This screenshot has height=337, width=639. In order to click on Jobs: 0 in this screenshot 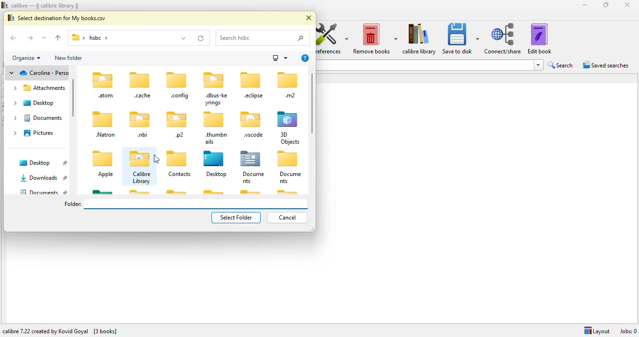, I will do `click(628, 331)`.